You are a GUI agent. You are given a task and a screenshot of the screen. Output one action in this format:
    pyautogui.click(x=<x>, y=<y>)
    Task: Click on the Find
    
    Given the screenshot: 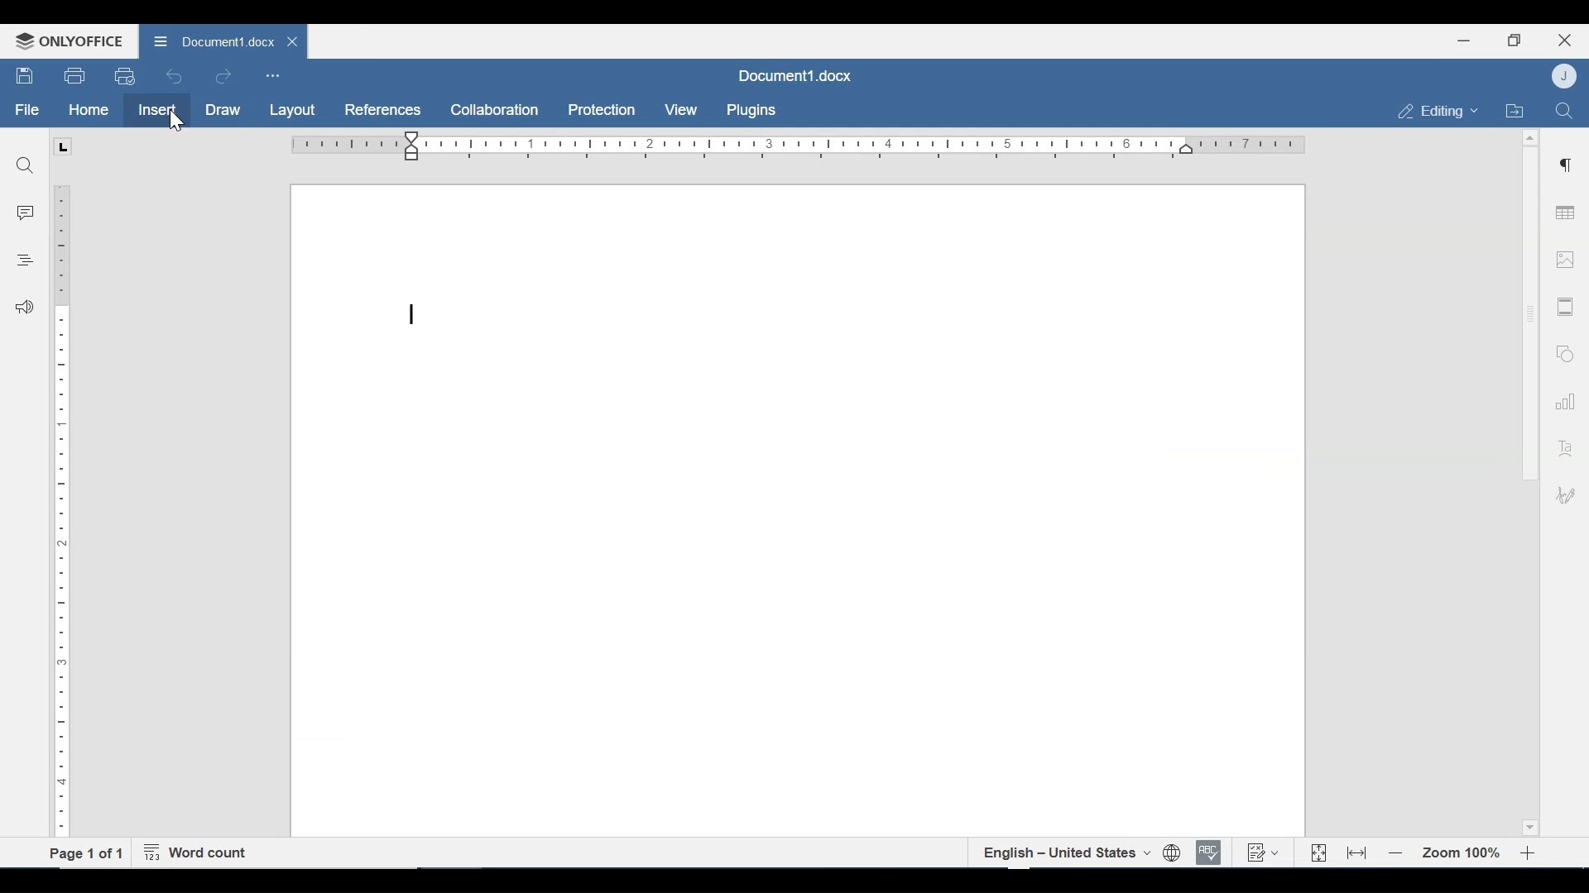 What is the action you would take?
    pyautogui.click(x=1563, y=109)
    